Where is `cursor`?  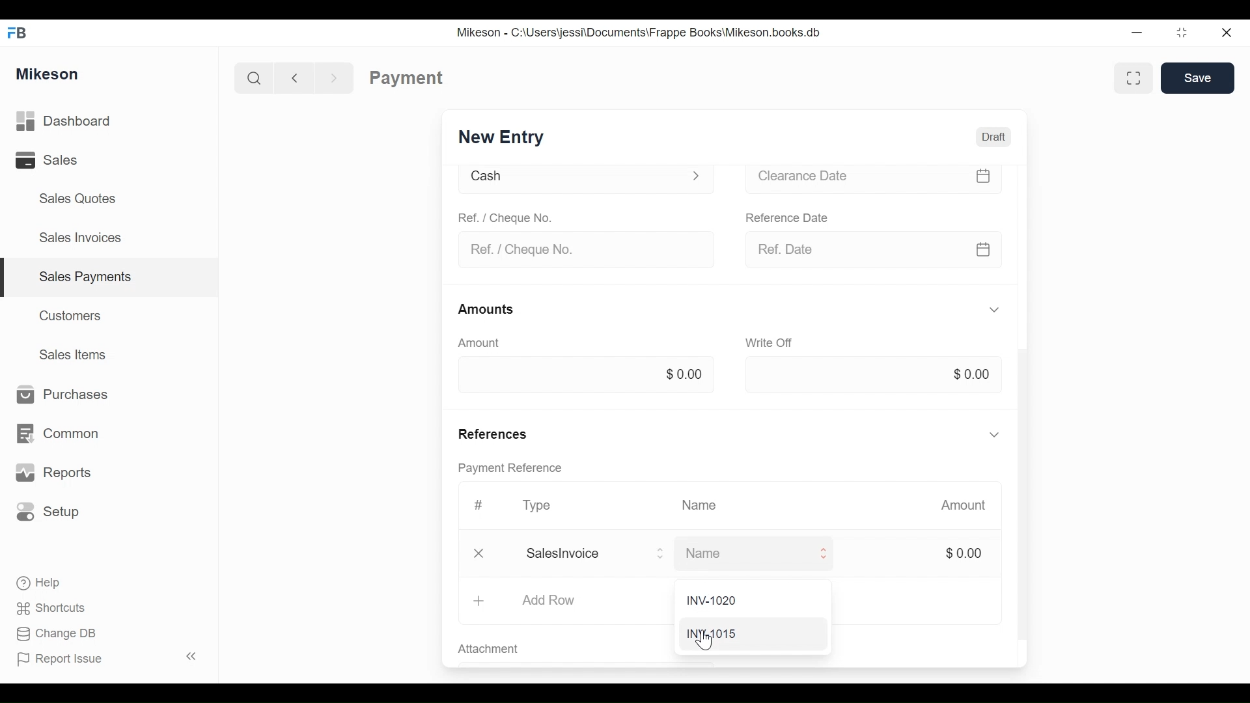 cursor is located at coordinates (708, 641).